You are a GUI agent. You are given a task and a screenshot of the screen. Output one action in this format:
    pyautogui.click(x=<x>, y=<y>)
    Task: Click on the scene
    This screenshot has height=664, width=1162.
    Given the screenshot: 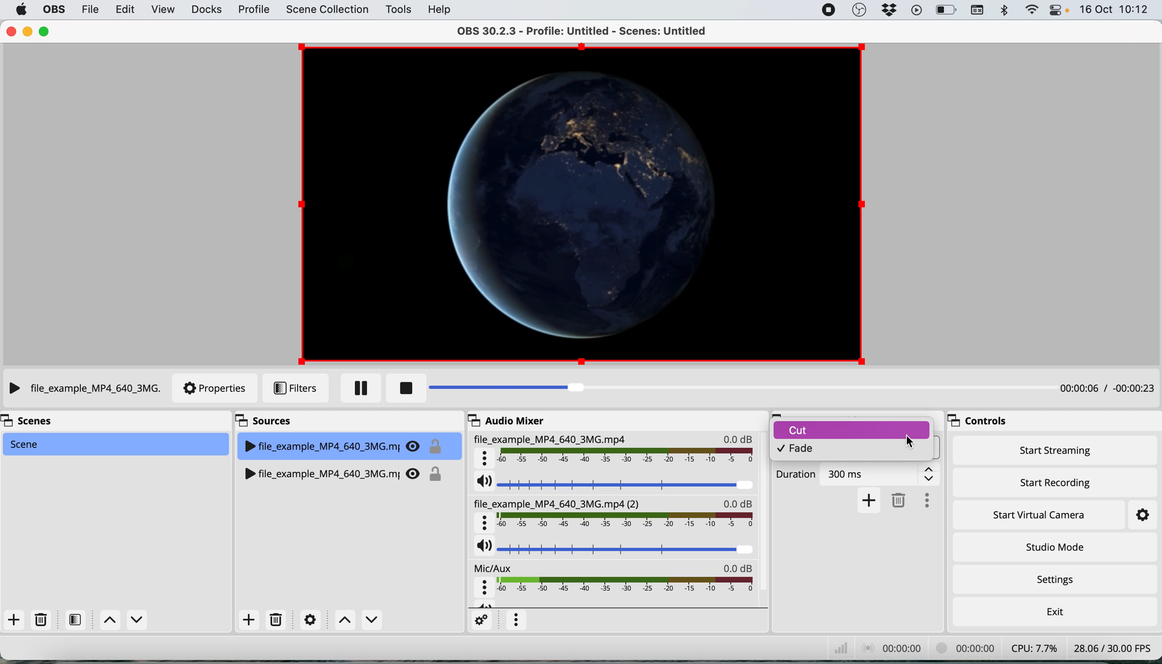 What is the action you would take?
    pyautogui.click(x=116, y=444)
    